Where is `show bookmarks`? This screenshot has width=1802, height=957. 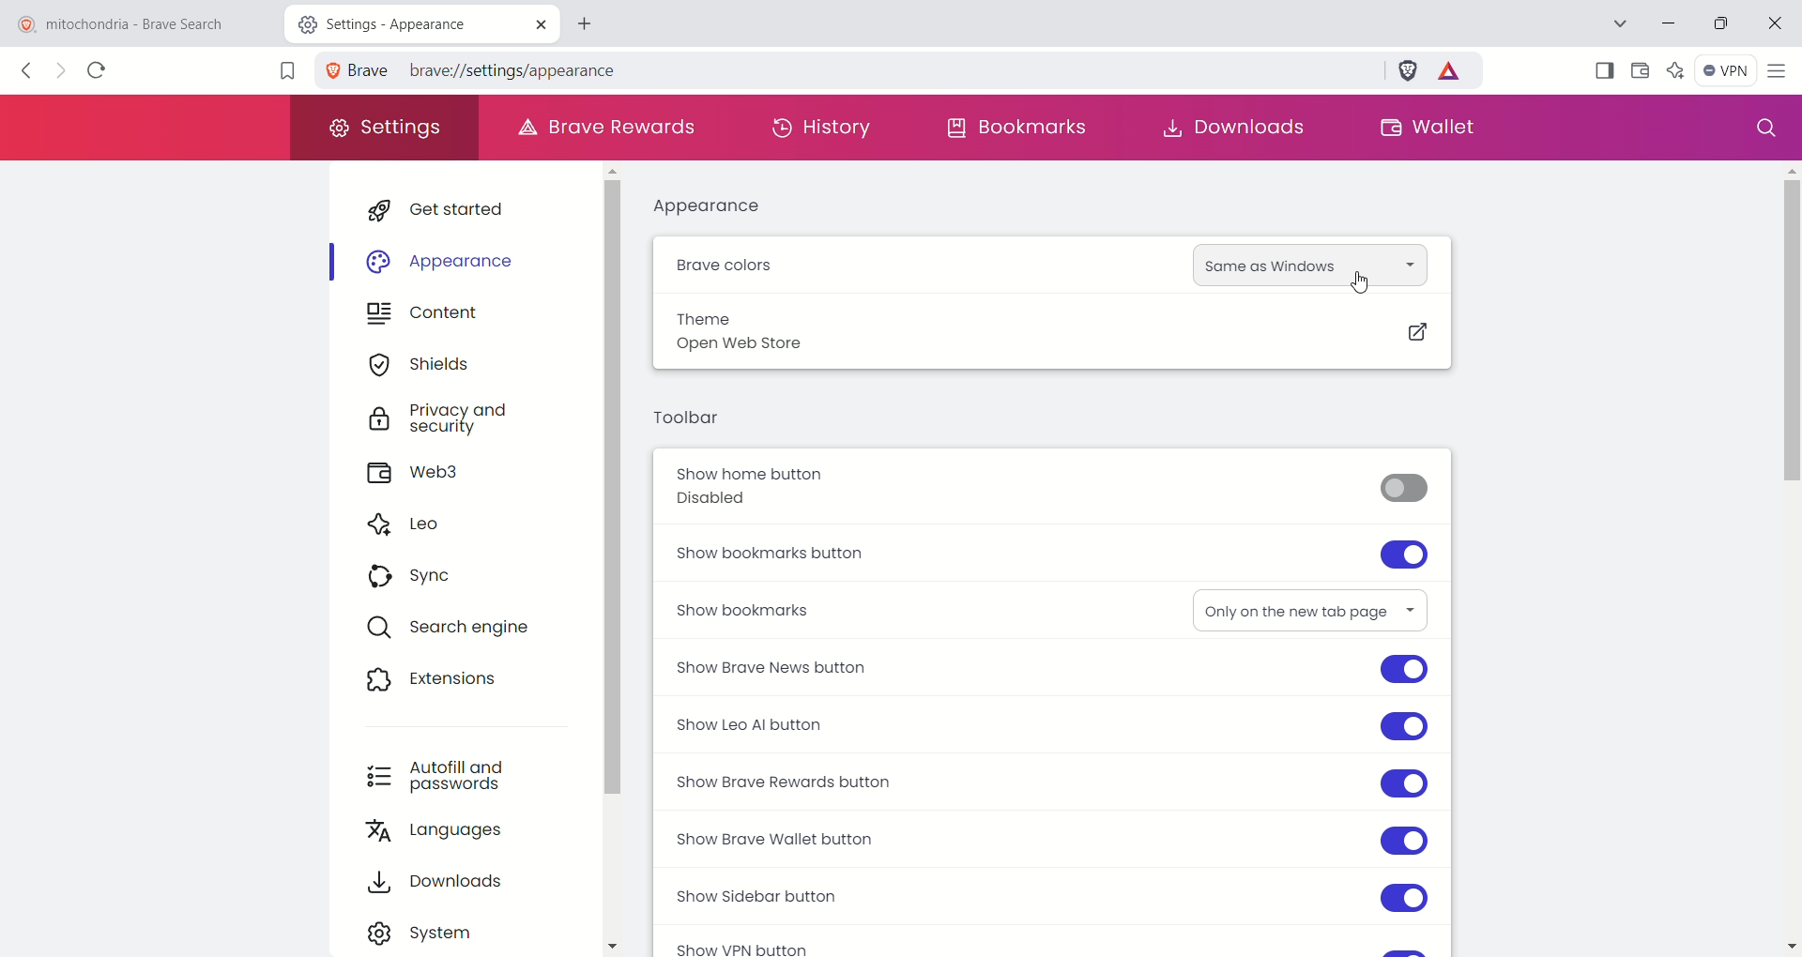
show bookmarks is located at coordinates (759, 614).